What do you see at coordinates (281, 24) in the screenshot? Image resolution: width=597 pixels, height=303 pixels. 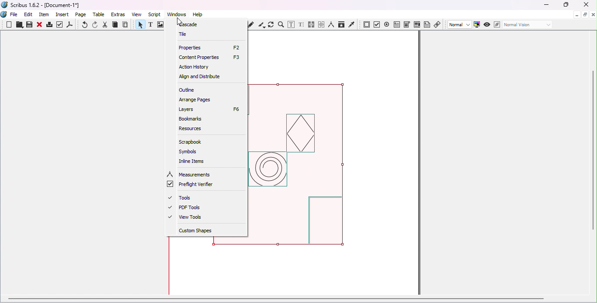 I see `Zoom in or out` at bounding box center [281, 24].